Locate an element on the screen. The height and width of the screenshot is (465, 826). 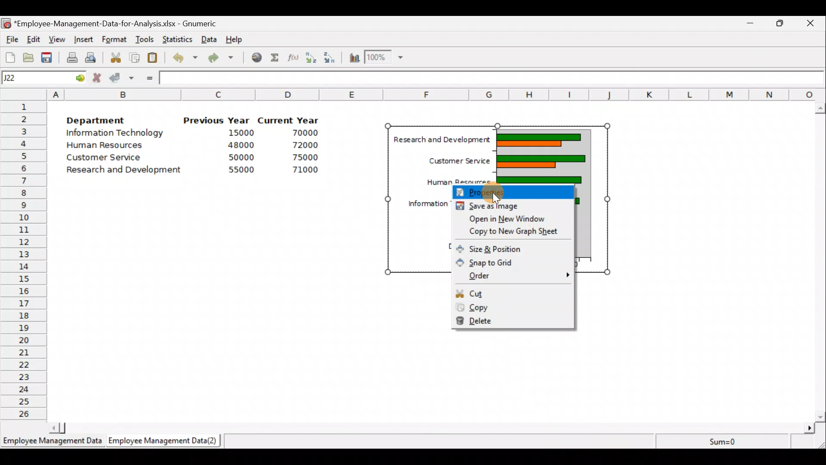
Insert a chart is located at coordinates (352, 57).